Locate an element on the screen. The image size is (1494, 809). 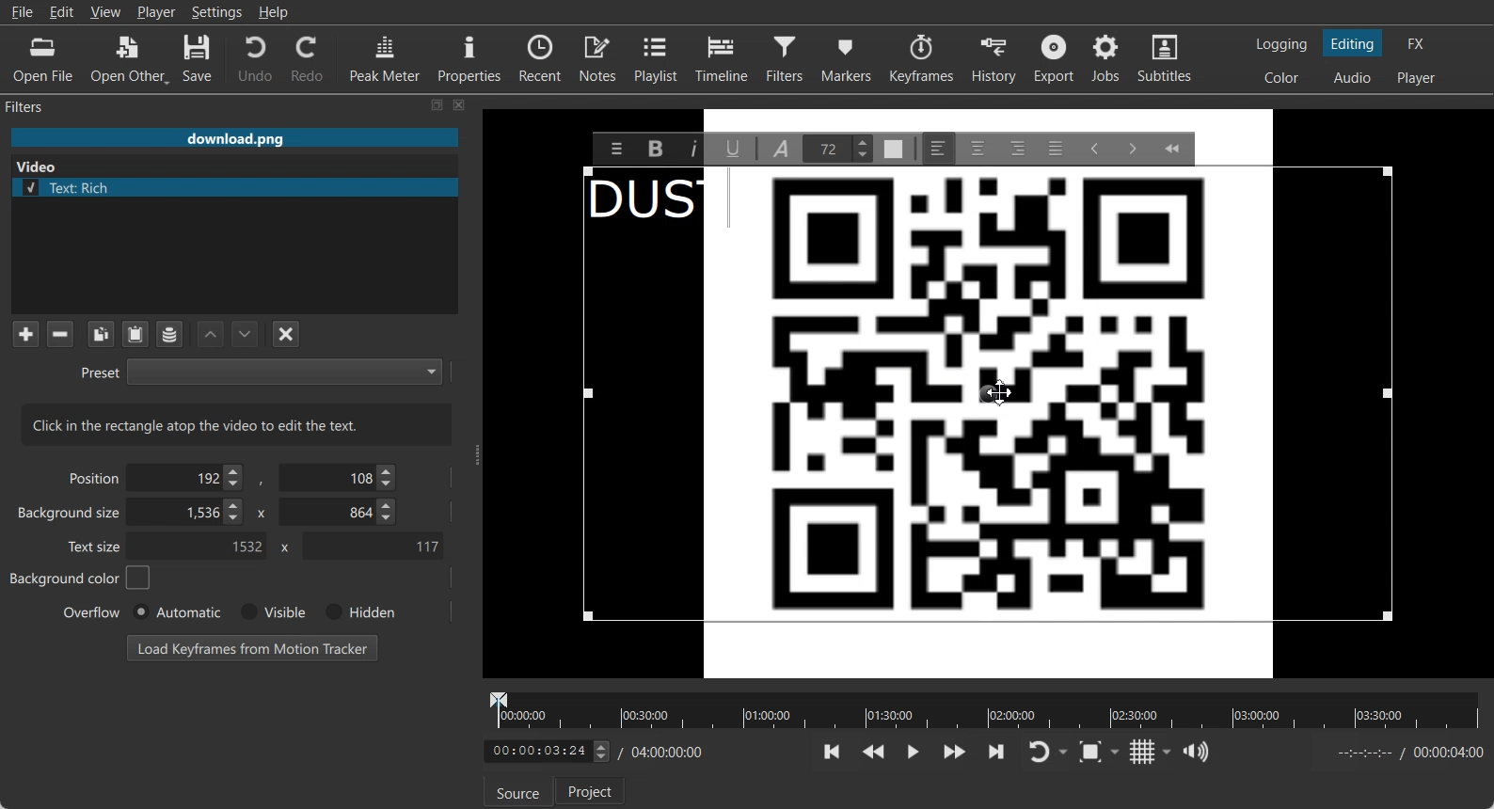
Play Quickly backward is located at coordinates (874, 752).